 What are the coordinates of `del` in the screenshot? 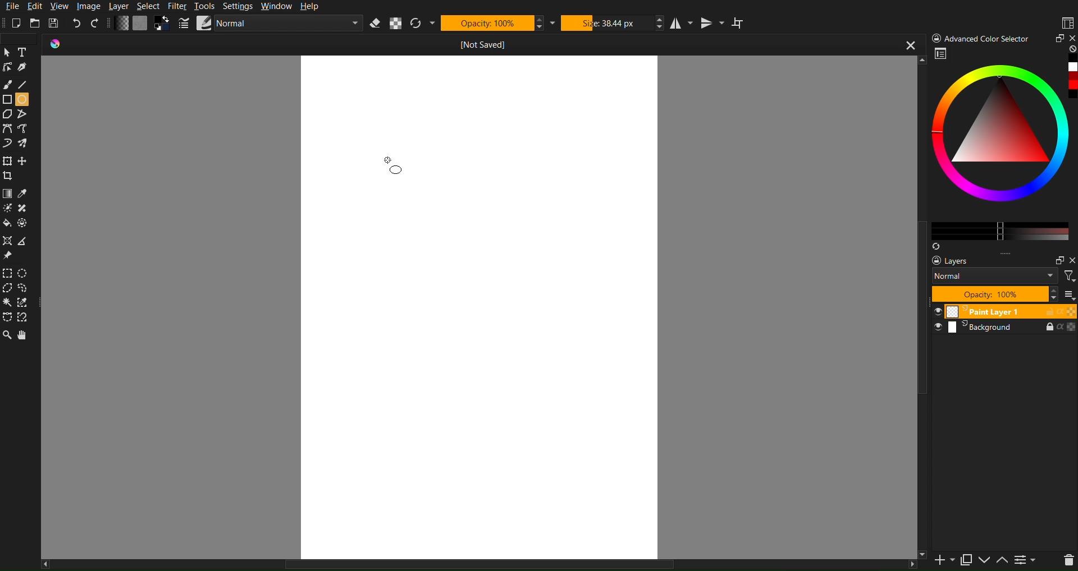 It's located at (1071, 562).